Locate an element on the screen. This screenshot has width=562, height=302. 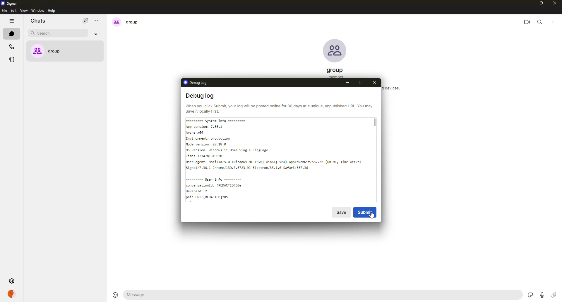
submit is located at coordinates (366, 211).